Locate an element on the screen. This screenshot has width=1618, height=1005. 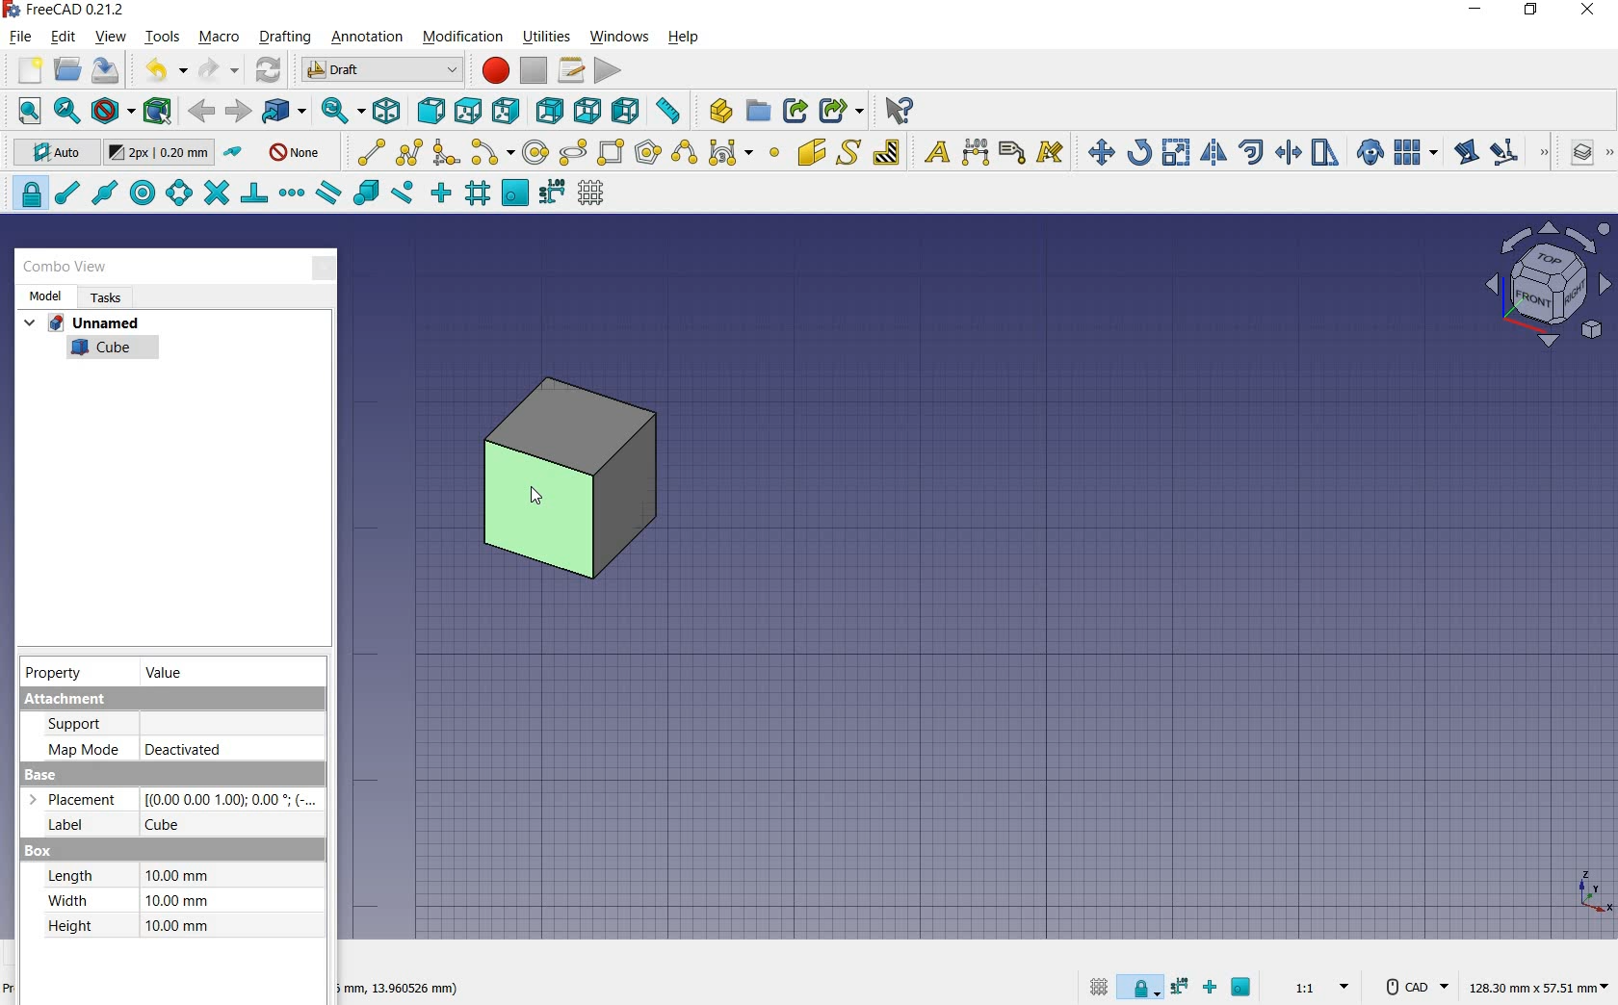
snap ortho is located at coordinates (1211, 989).